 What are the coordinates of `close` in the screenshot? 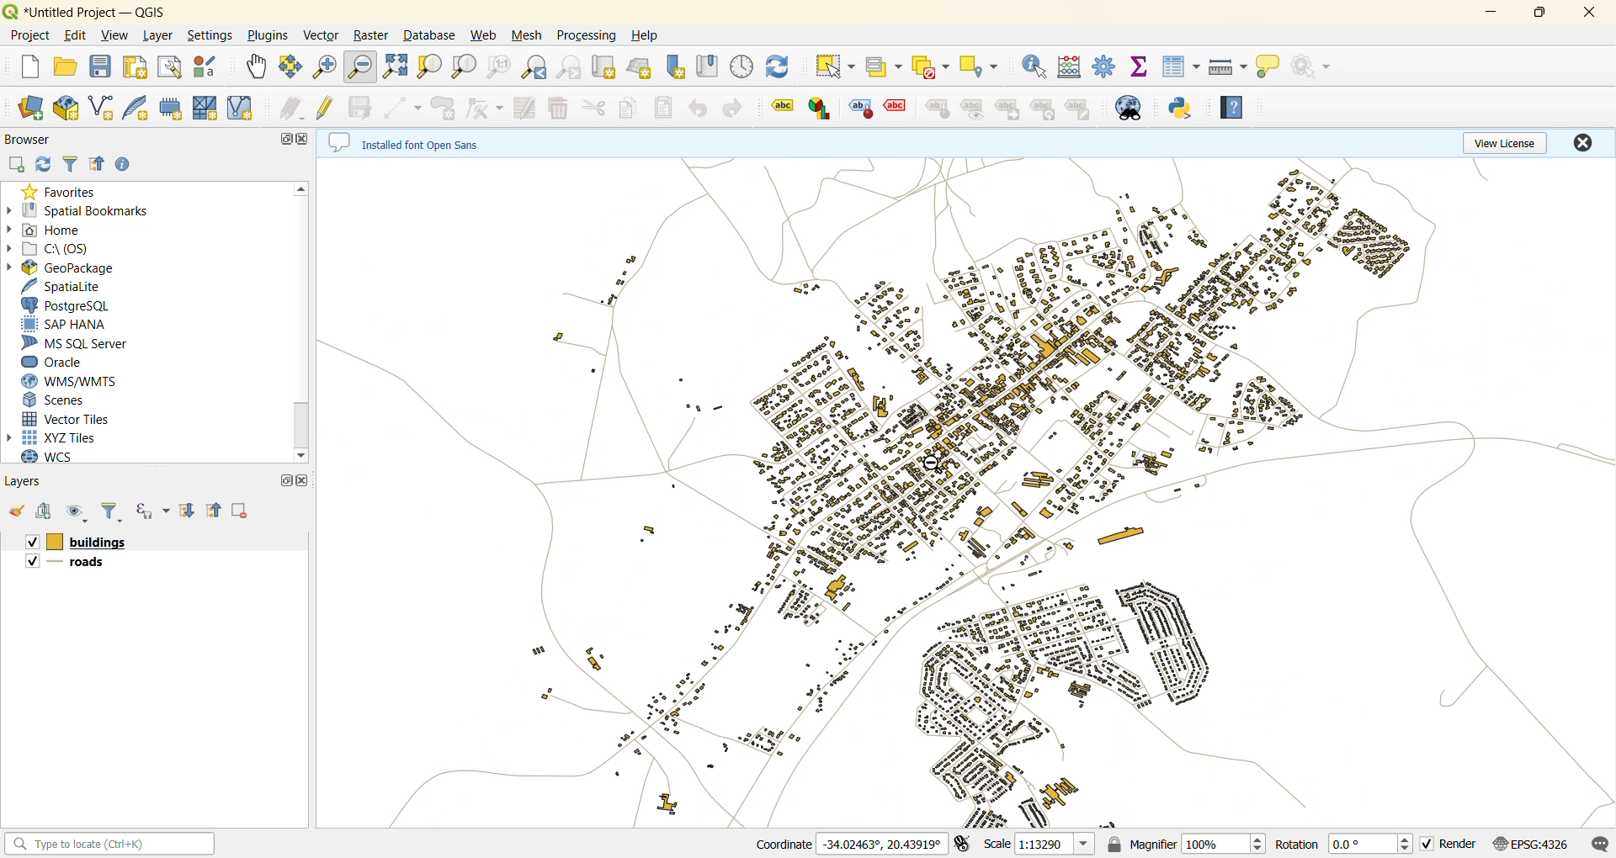 It's located at (1586, 139).